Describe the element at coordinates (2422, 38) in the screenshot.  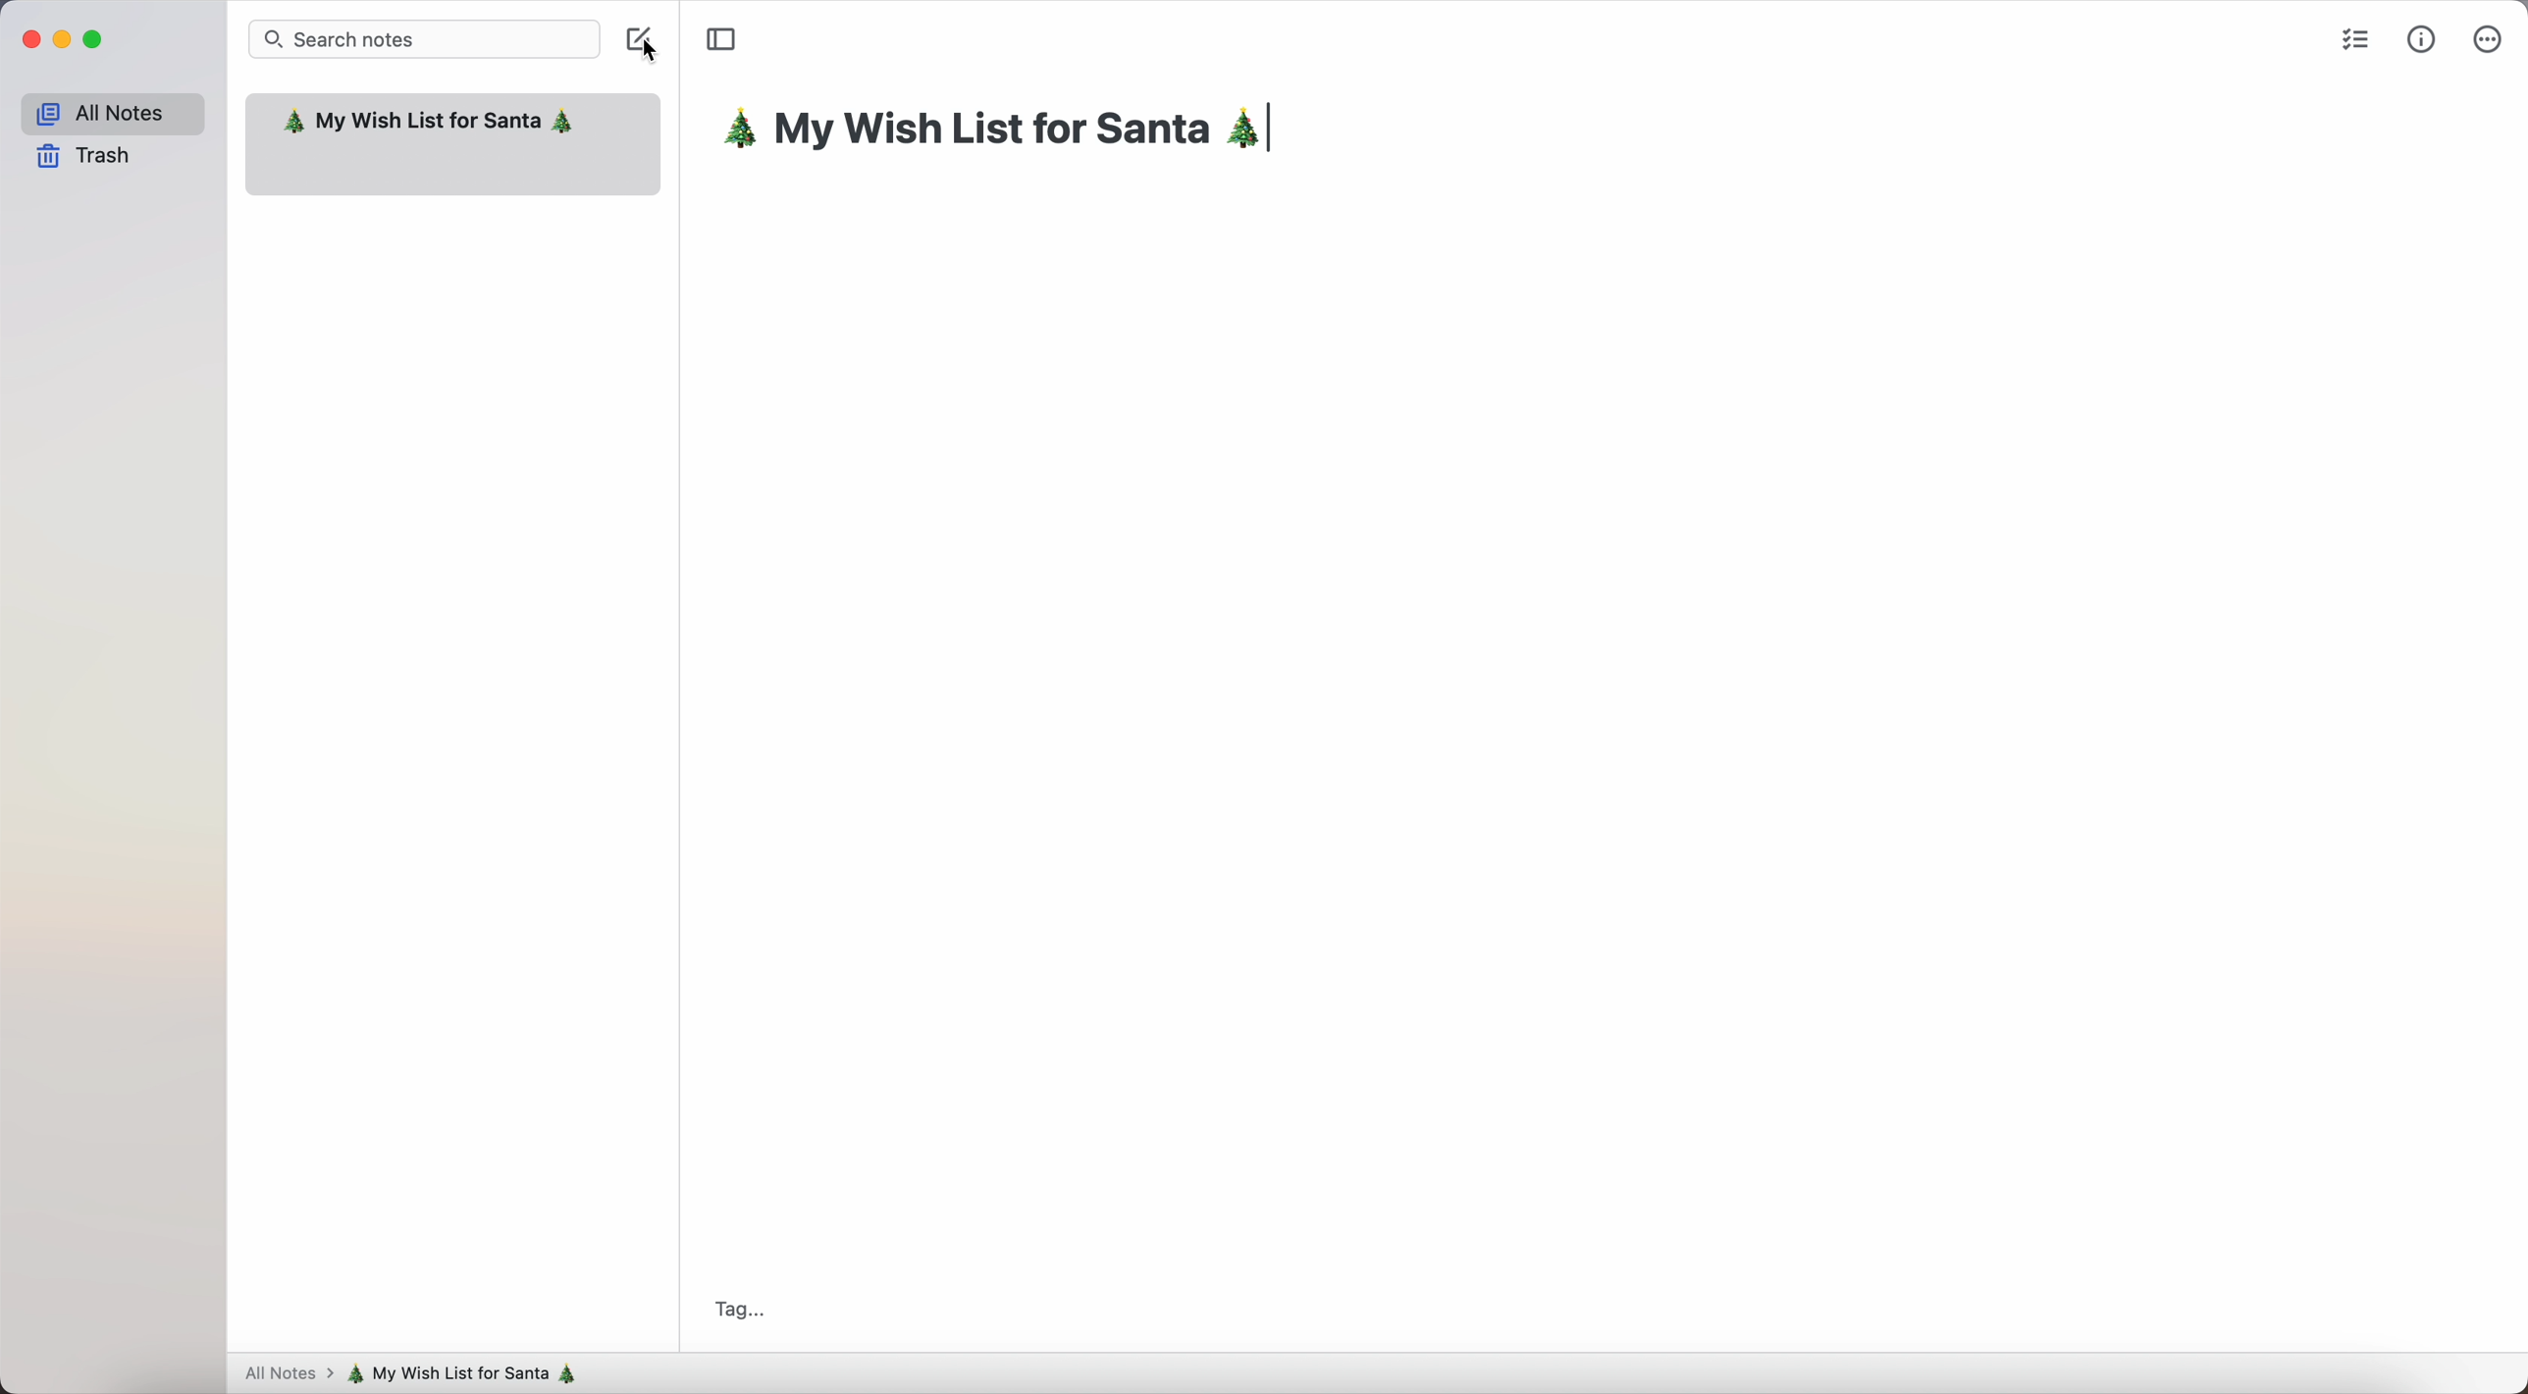
I see `metrics` at that location.